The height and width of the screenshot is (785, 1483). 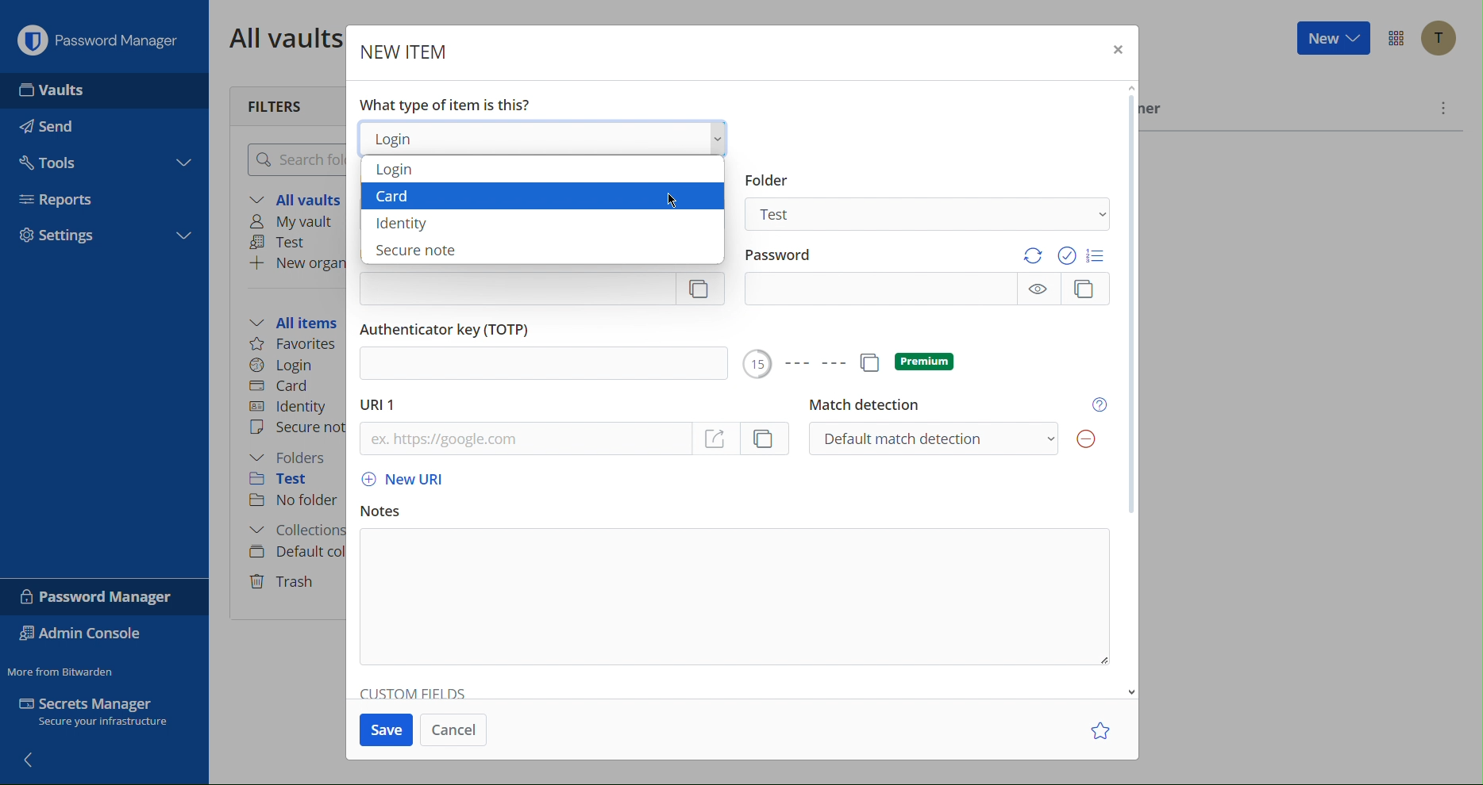 I want to click on New organization, so click(x=295, y=263).